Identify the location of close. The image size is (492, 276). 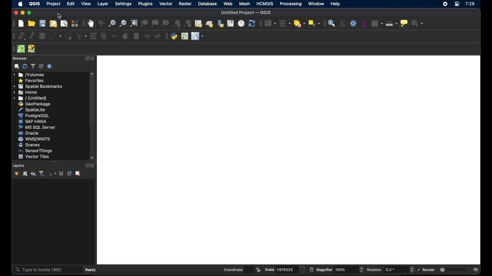
(94, 165).